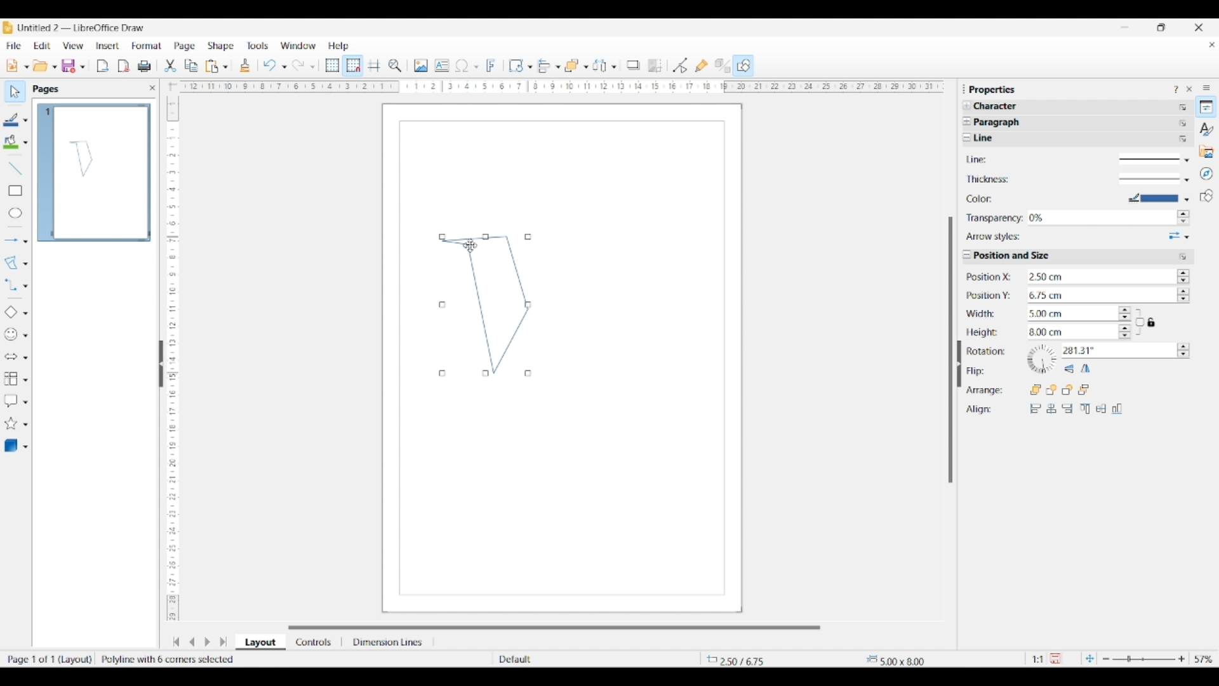 The height and width of the screenshot is (686, 1219). Describe the element at coordinates (633, 65) in the screenshot. I see `Shadow` at that location.